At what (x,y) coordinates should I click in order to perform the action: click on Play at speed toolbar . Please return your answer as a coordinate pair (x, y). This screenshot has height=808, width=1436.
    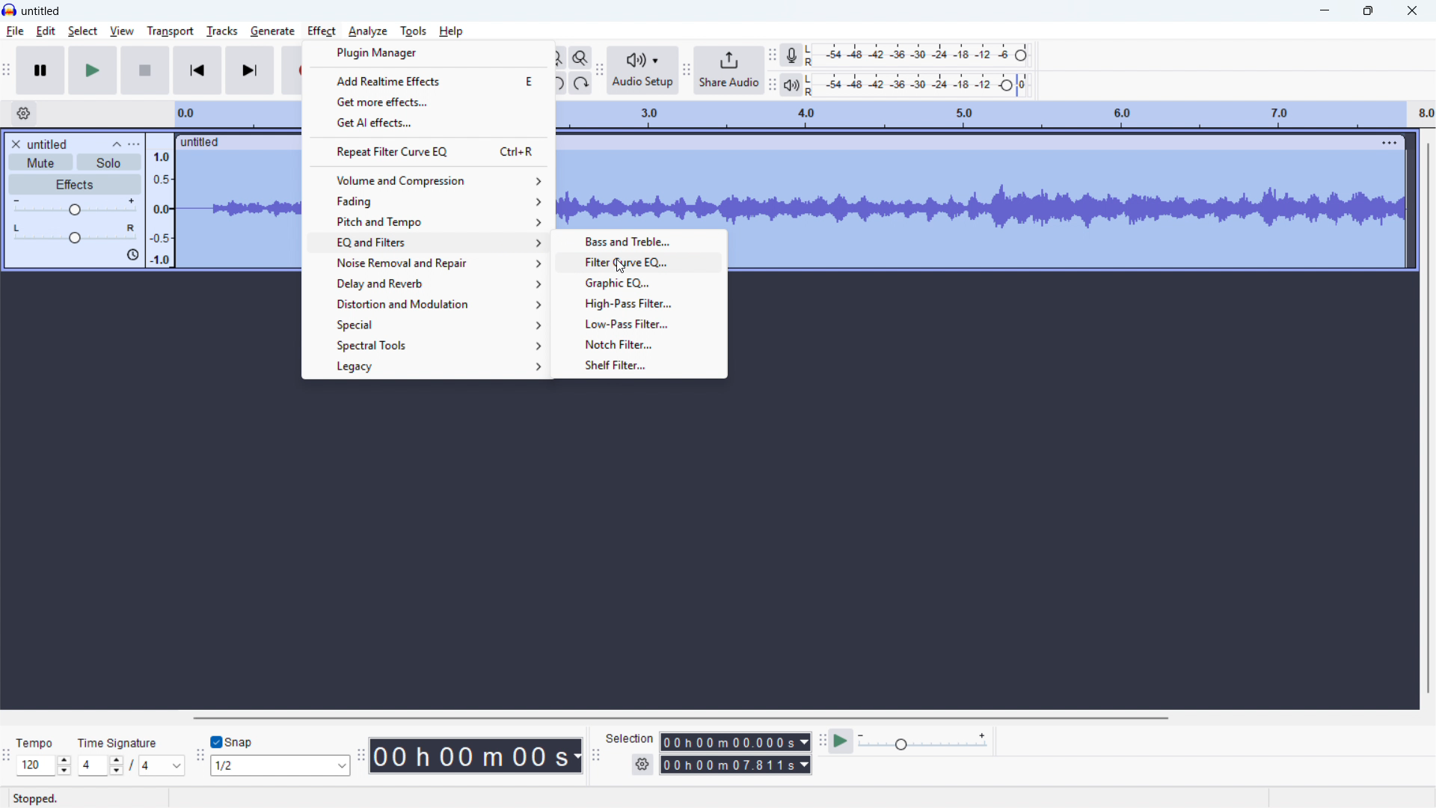
    Looking at the image, I should click on (820, 741).